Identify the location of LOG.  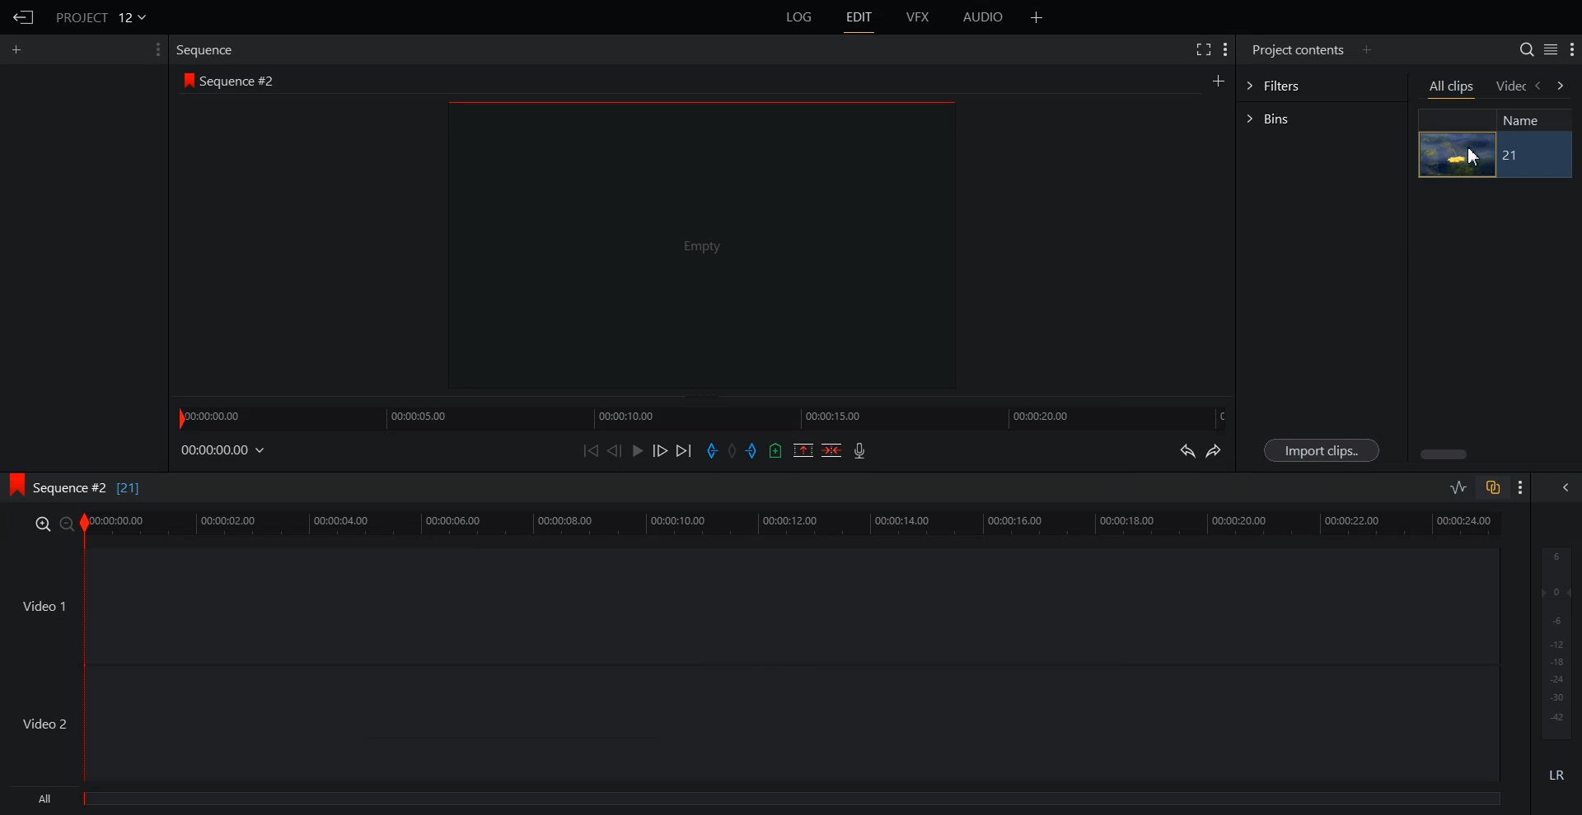
(800, 17).